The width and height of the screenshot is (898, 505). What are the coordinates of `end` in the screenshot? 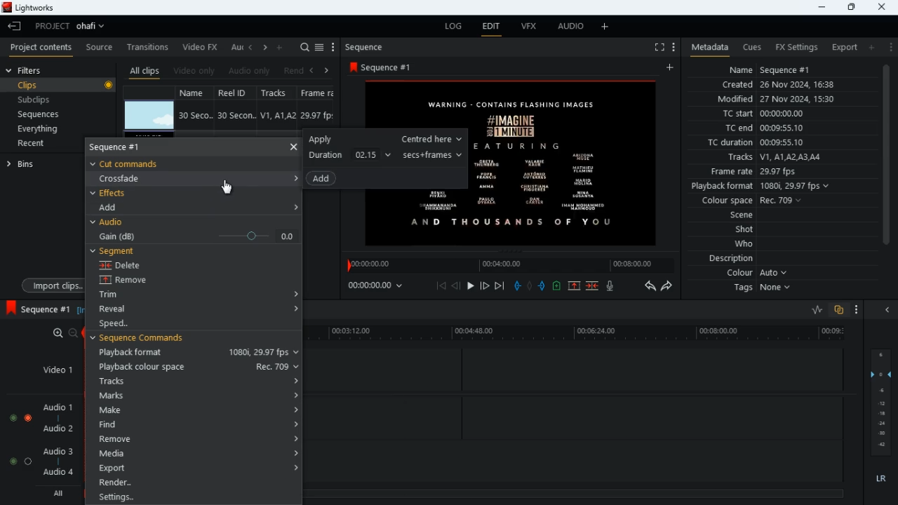 It's located at (501, 287).